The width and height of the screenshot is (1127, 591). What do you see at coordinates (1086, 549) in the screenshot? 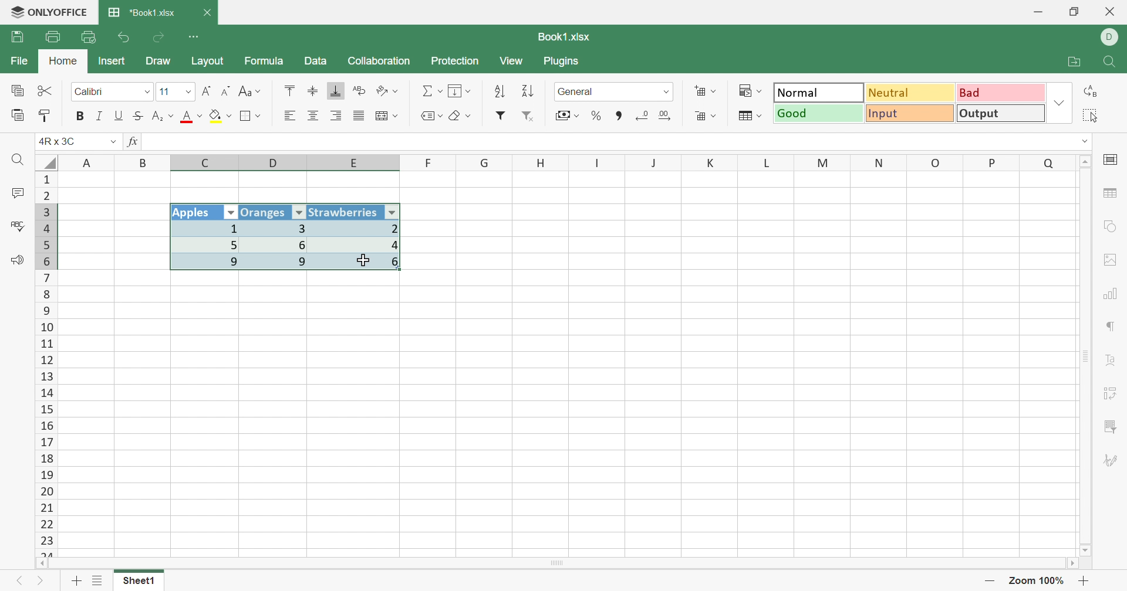
I see `Scroll Down` at bounding box center [1086, 549].